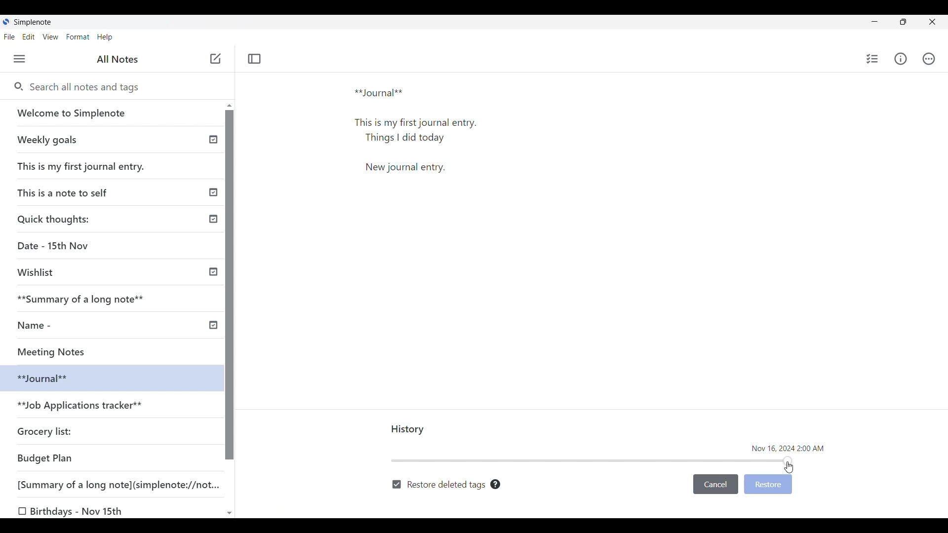 The image size is (948, 533). I want to click on Existing text in current note, so click(419, 130).